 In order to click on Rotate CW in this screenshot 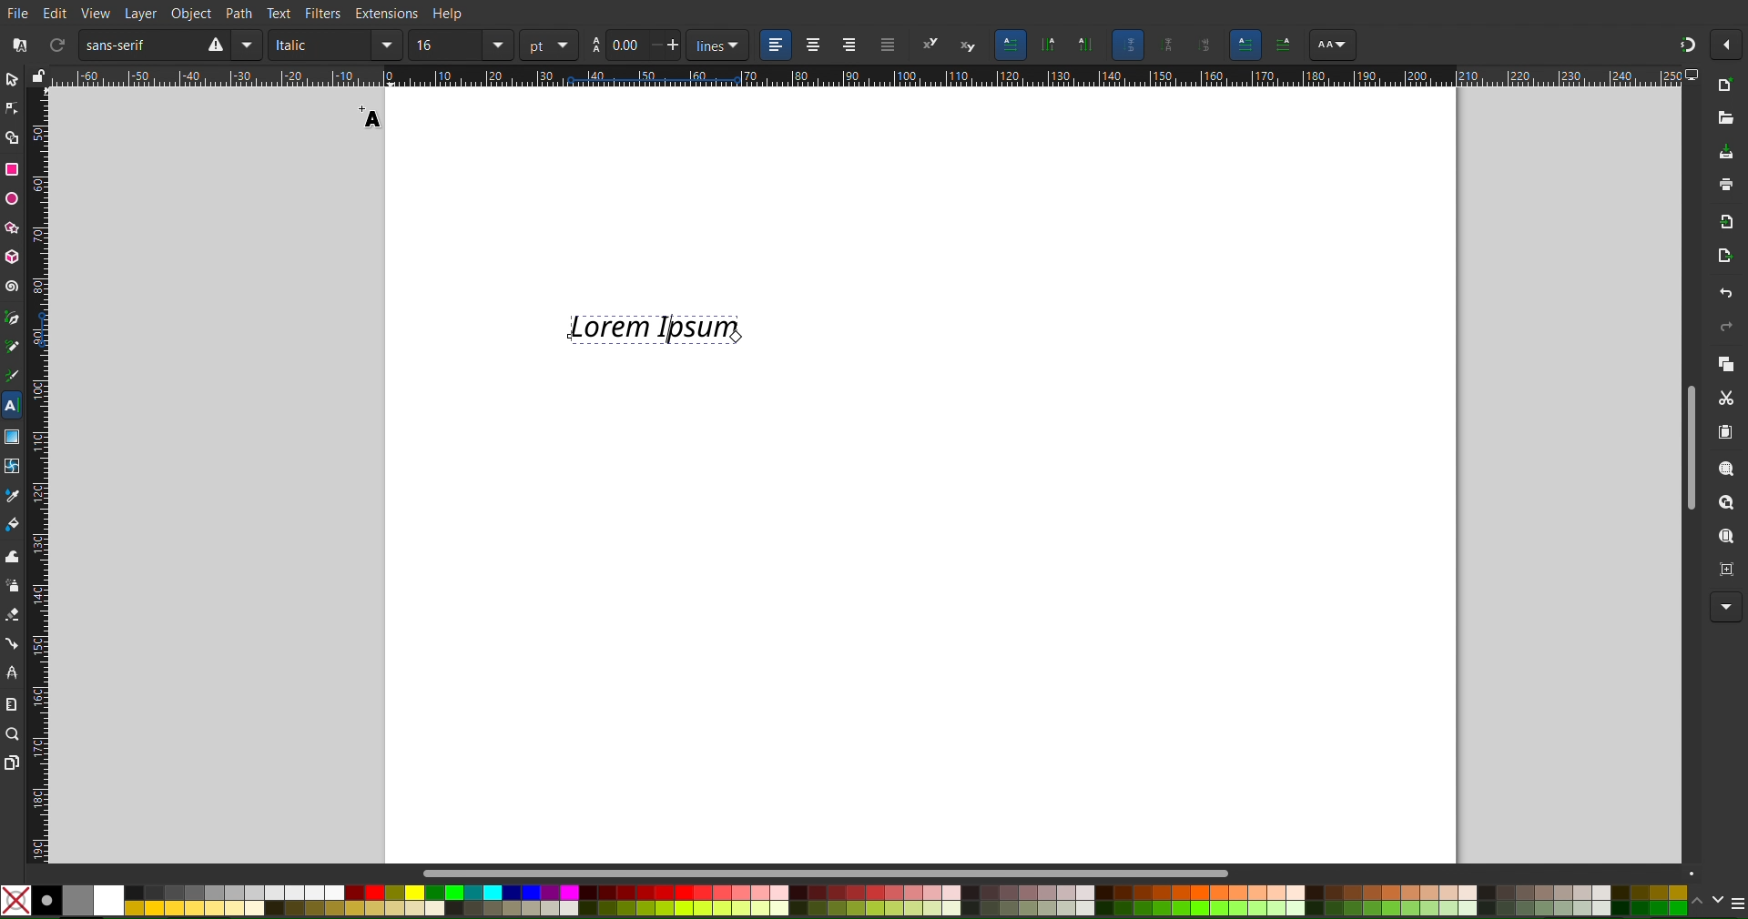, I will do `click(211, 45)`.